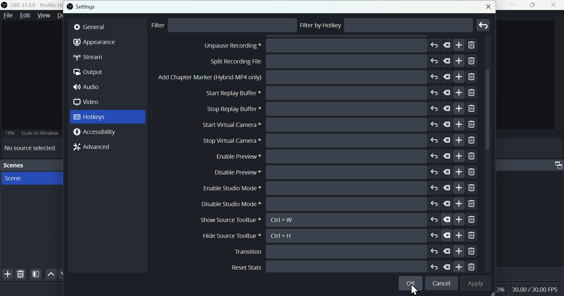 This screenshot has width=564, height=296. What do you see at coordinates (342, 266) in the screenshot?
I see `Enable studio mode` at bounding box center [342, 266].